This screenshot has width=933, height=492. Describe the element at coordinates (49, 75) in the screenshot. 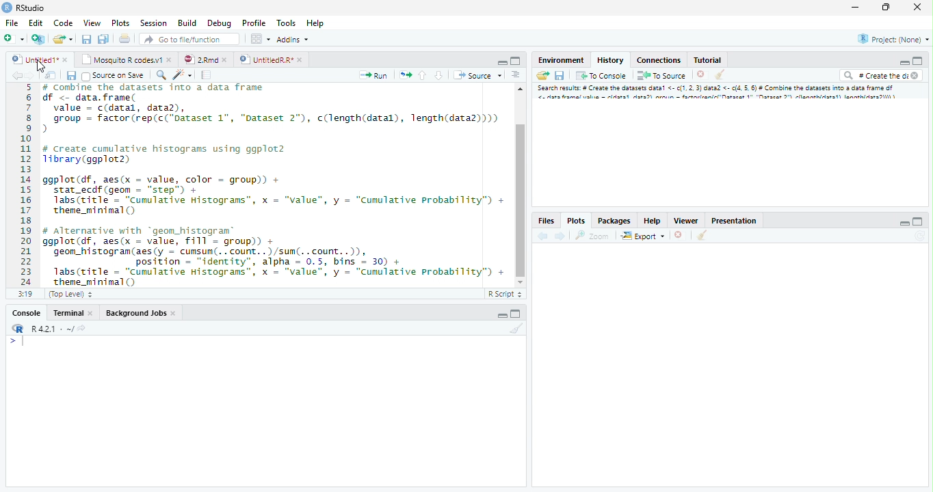

I see `Show in the new window` at that location.